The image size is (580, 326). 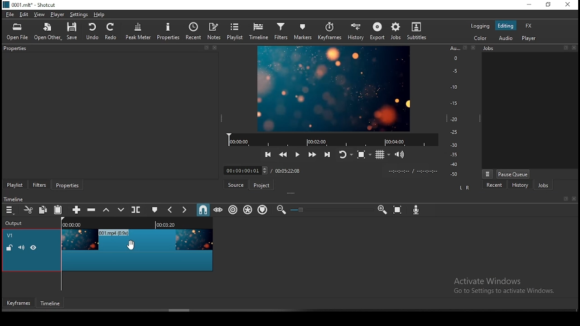 I want to click on split at playhead, so click(x=135, y=210).